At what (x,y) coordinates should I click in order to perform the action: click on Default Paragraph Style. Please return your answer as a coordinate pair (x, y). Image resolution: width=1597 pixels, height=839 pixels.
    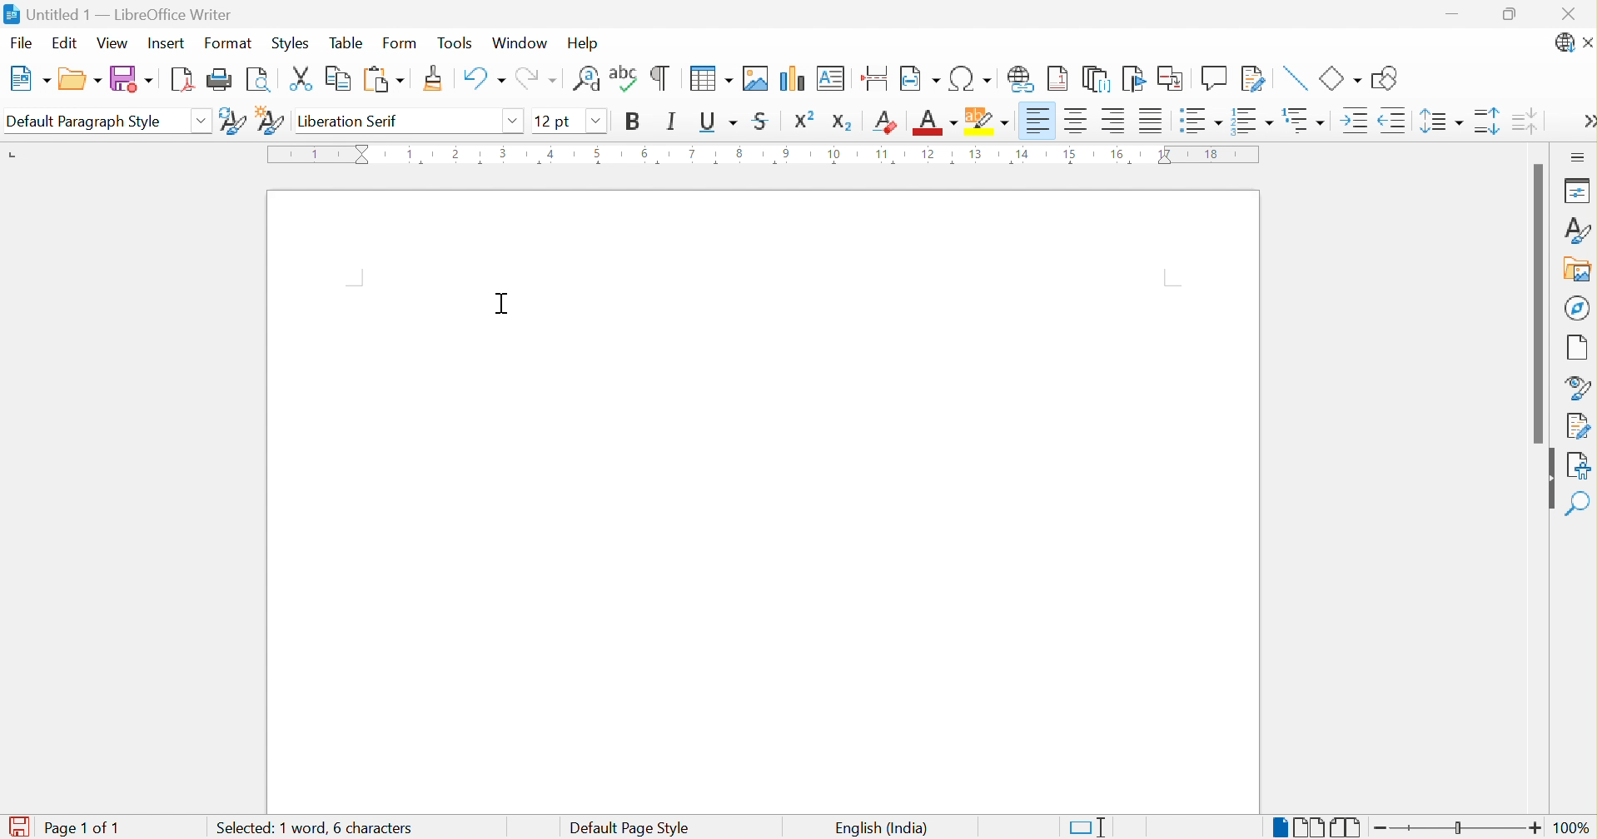
    Looking at the image, I should click on (90, 121).